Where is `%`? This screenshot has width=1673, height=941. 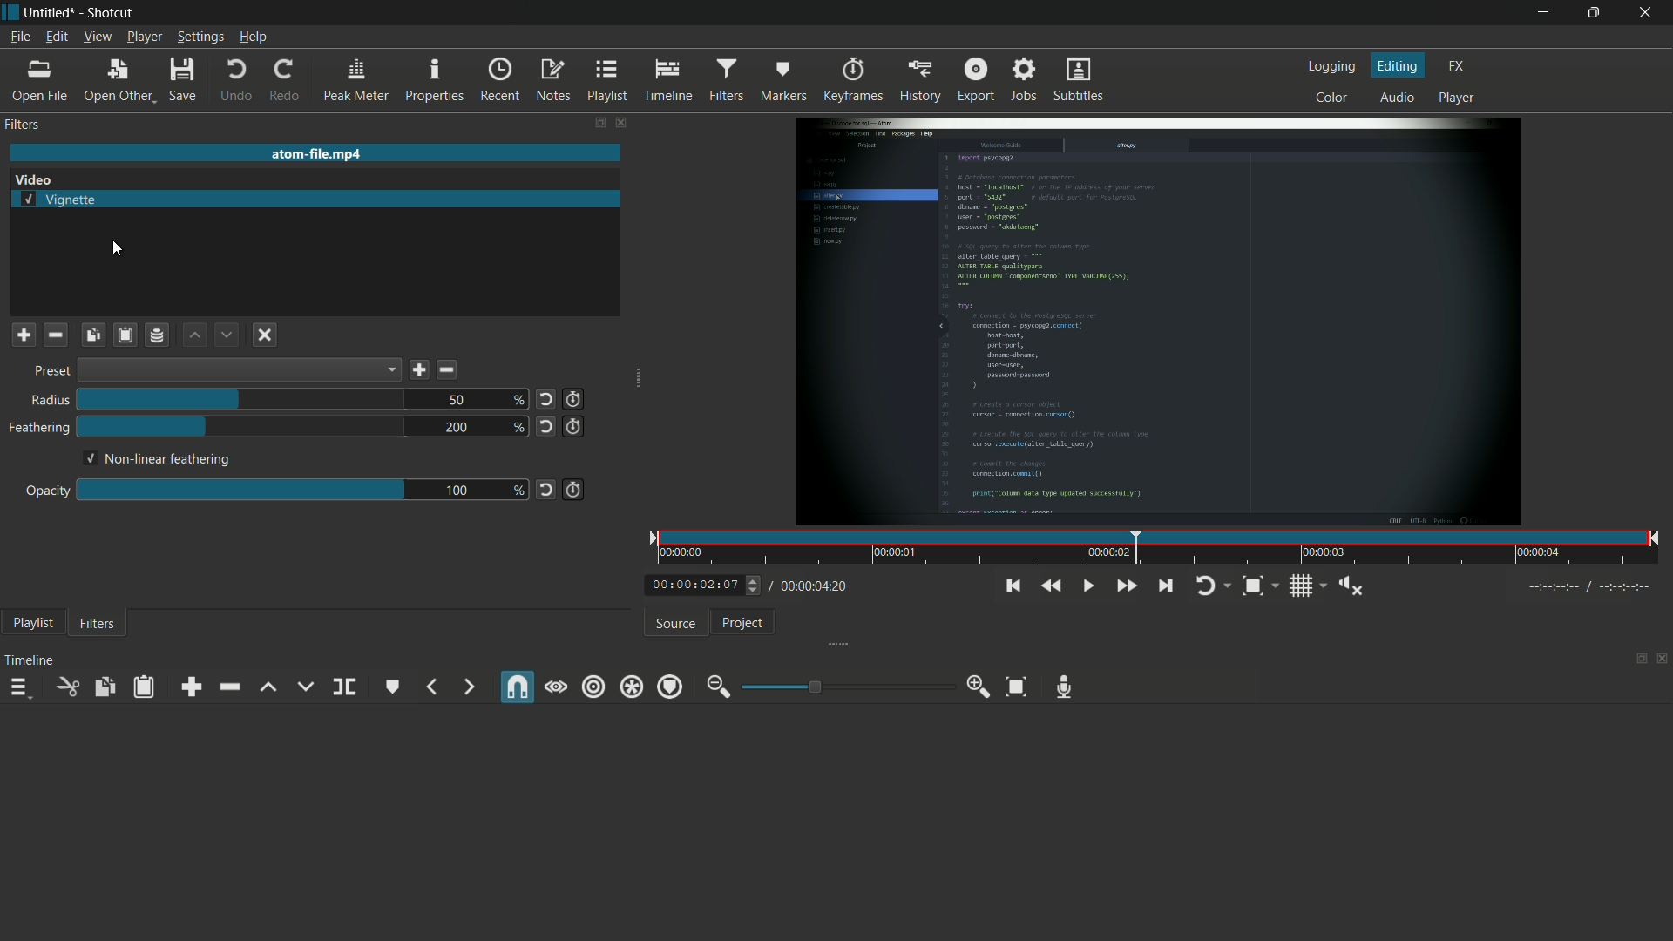 % is located at coordinates (518, 491).